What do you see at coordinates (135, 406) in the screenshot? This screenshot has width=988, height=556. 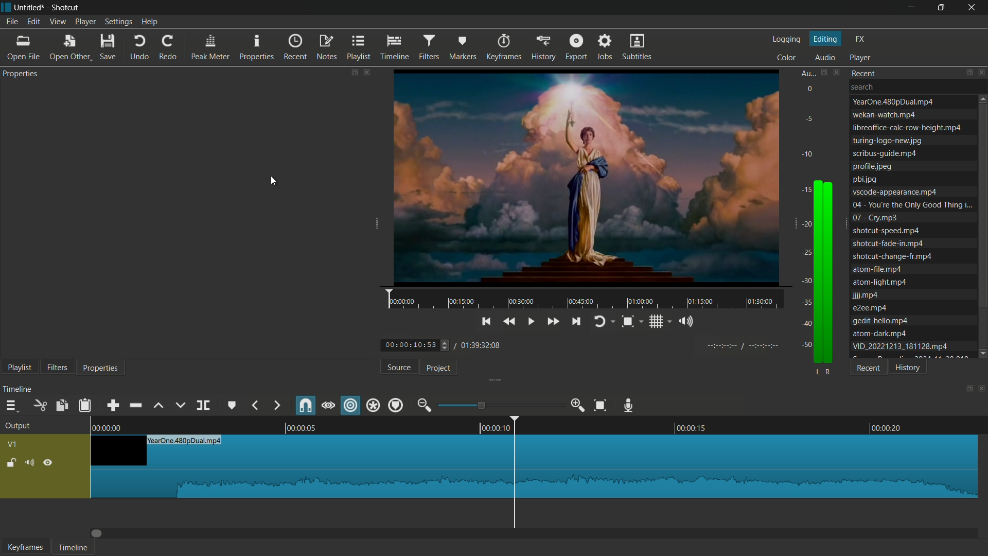 I see `ripple delete` at bounding box center [135, 406].